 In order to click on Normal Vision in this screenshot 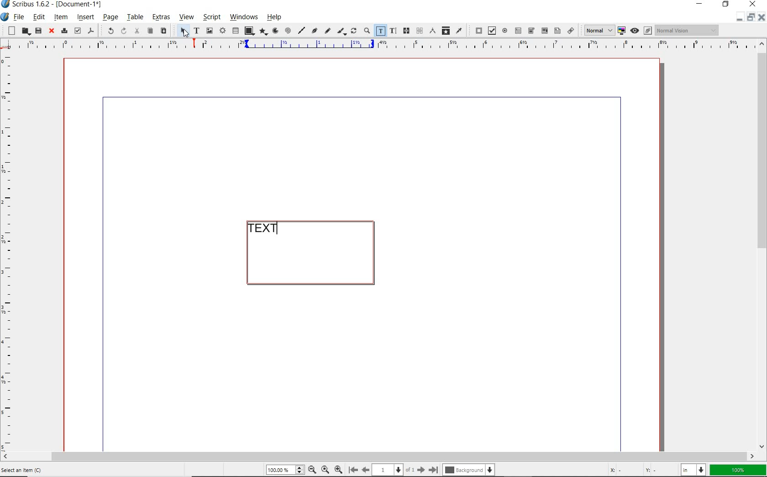, I will do `click(688, 31)`.